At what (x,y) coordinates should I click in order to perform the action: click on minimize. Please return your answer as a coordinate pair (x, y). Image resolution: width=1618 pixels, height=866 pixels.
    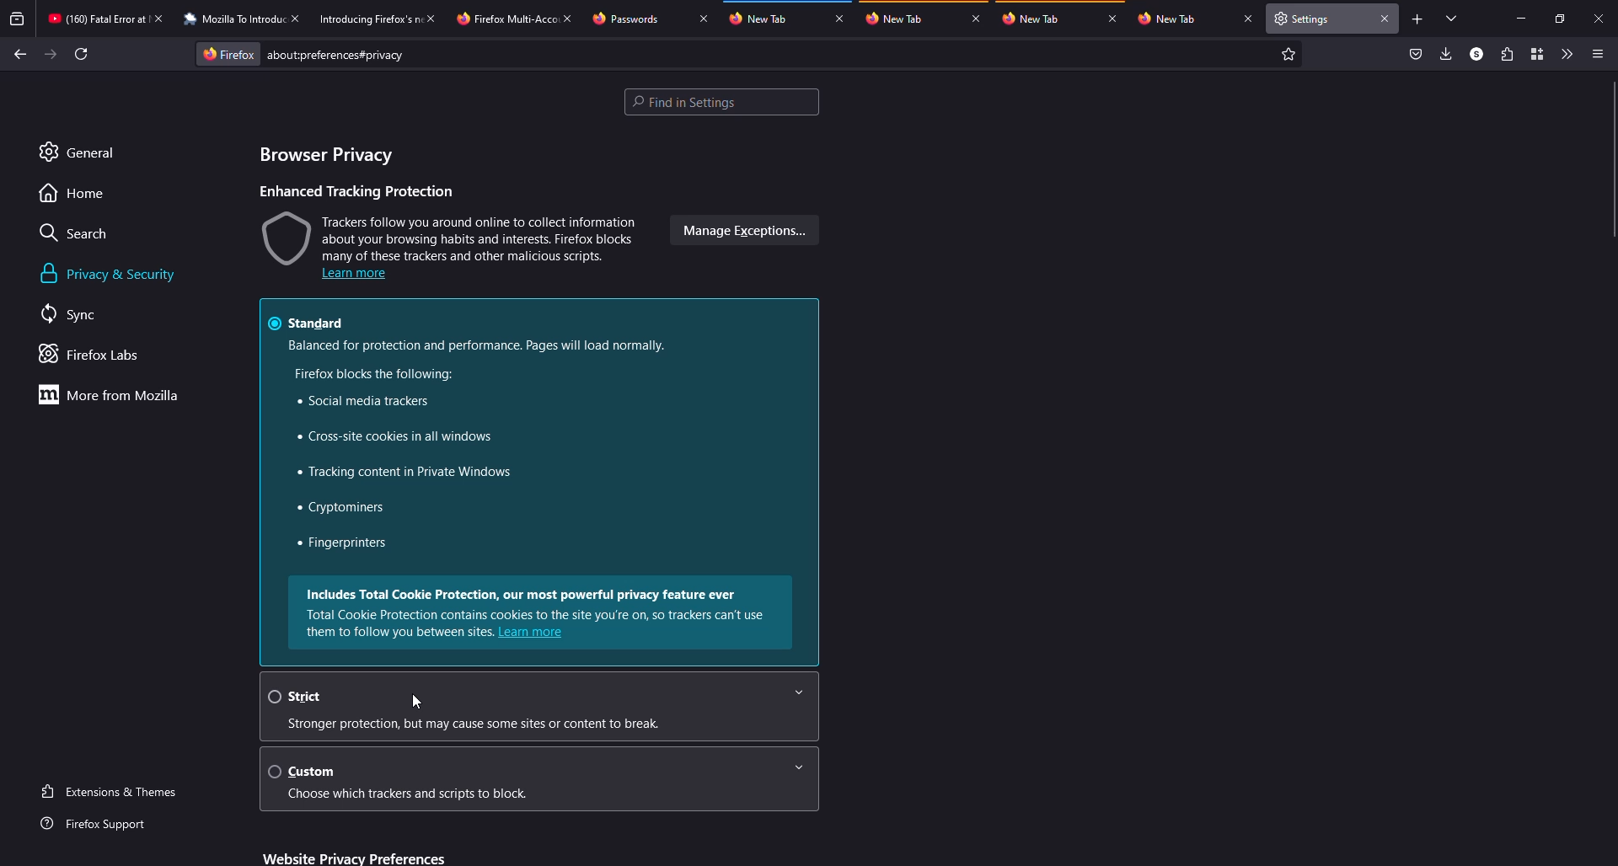
    Looking at the image, I should click on (1518, 19).